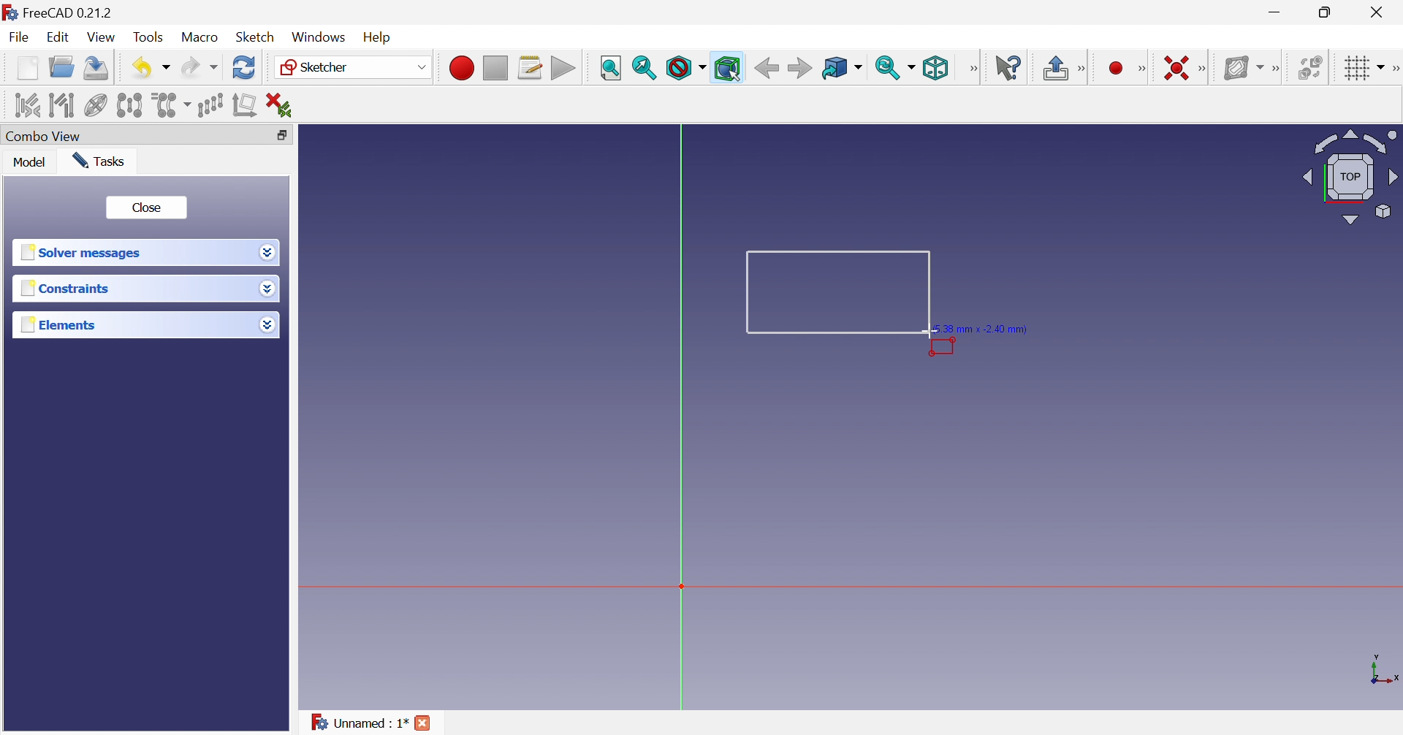 The image size is (1403, 735). Describe the element at coordinates (931, 331) in the screenshot. I see `cursor` at that location.